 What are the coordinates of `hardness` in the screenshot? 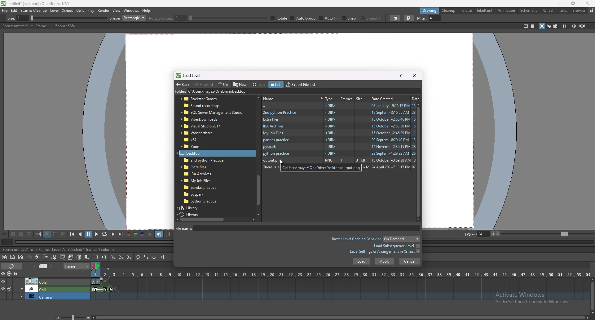 It's located at (176, 18).